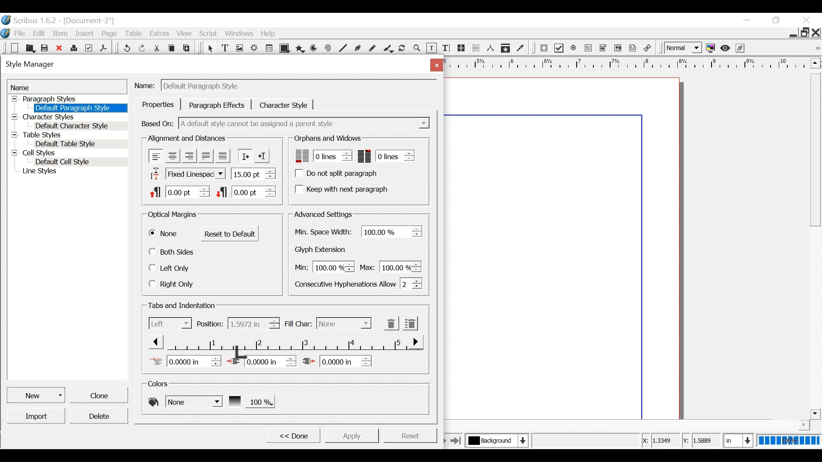 Image resolution: width=822 pixels, height=462 pixels. What do you see at coordinates (60, 34) in the screenshot?
I see `Item` at bounding box center [60, 34].